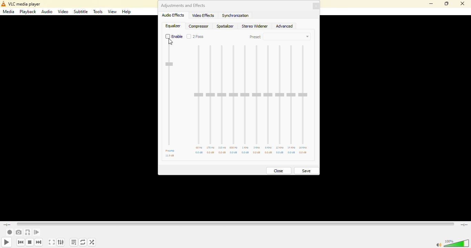 This screenshot has height=248, width=471. Describe the element at coordinates (234, 153) in the screenshot. I see `db` at that location.